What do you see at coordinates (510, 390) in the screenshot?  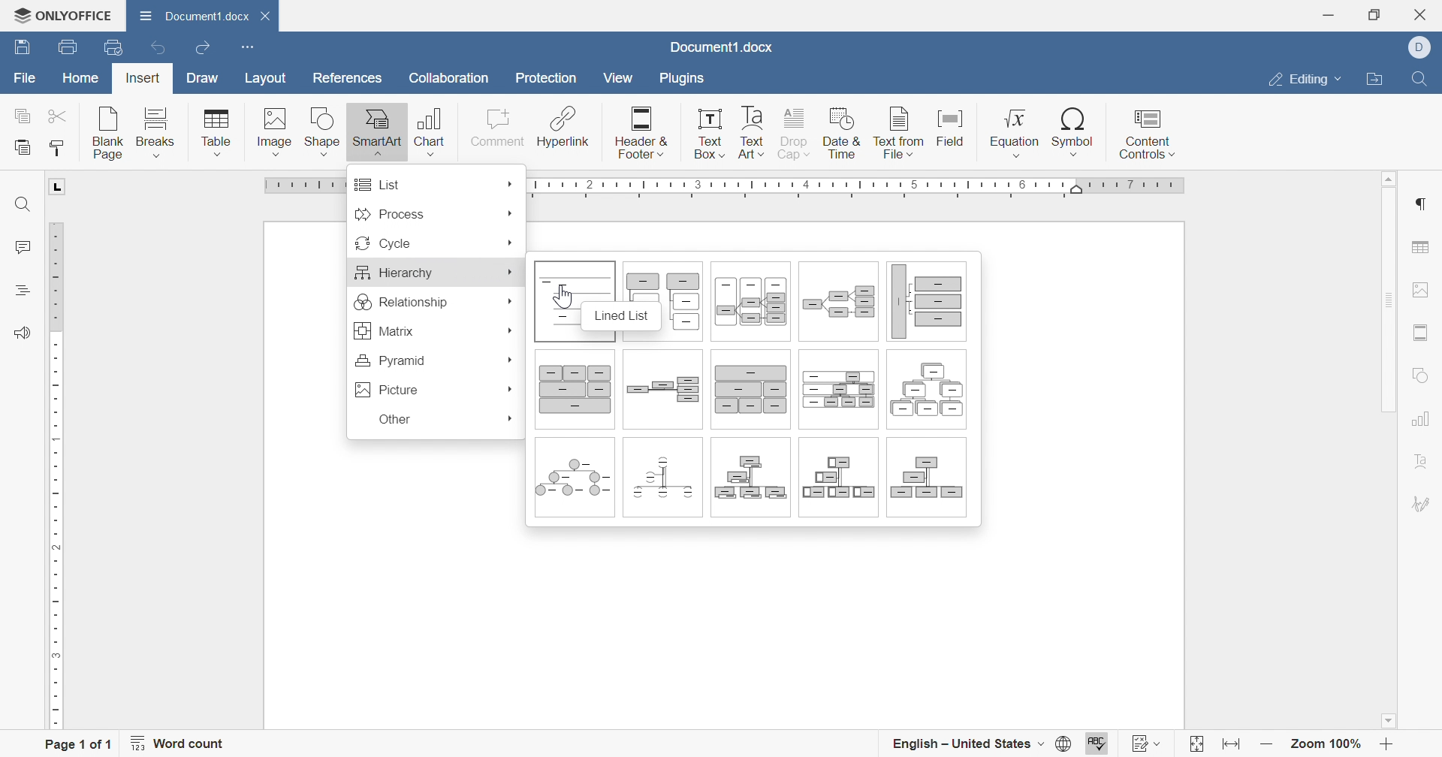 I see `More` at bounding box center [510, 390].